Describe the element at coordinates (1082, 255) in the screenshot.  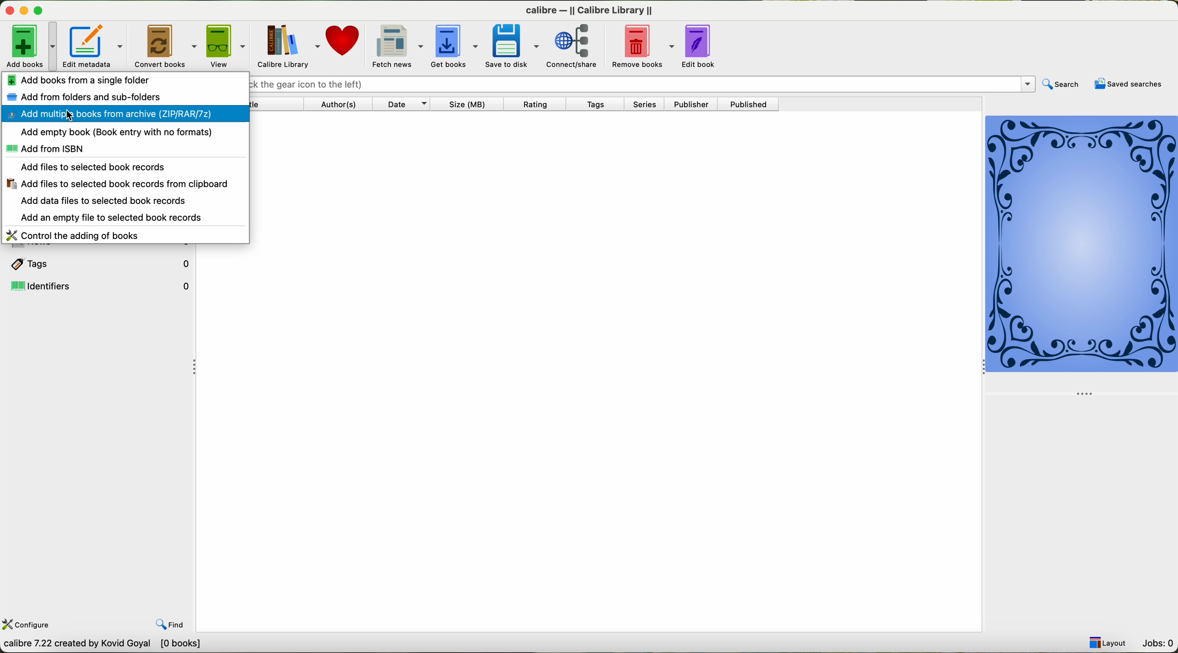
I see `cover book preview` at that location.